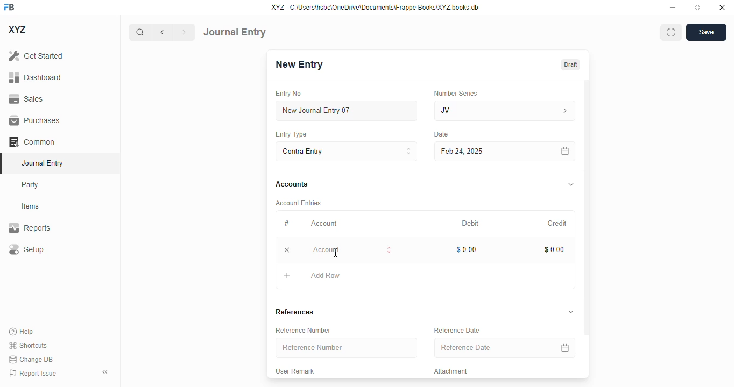 Image resolution: width=734 pixels, height=387 pixels. What do you see at coordinates (43, 163) in the screenshot?
I see `journal entry` at bounding box center [43, 163].